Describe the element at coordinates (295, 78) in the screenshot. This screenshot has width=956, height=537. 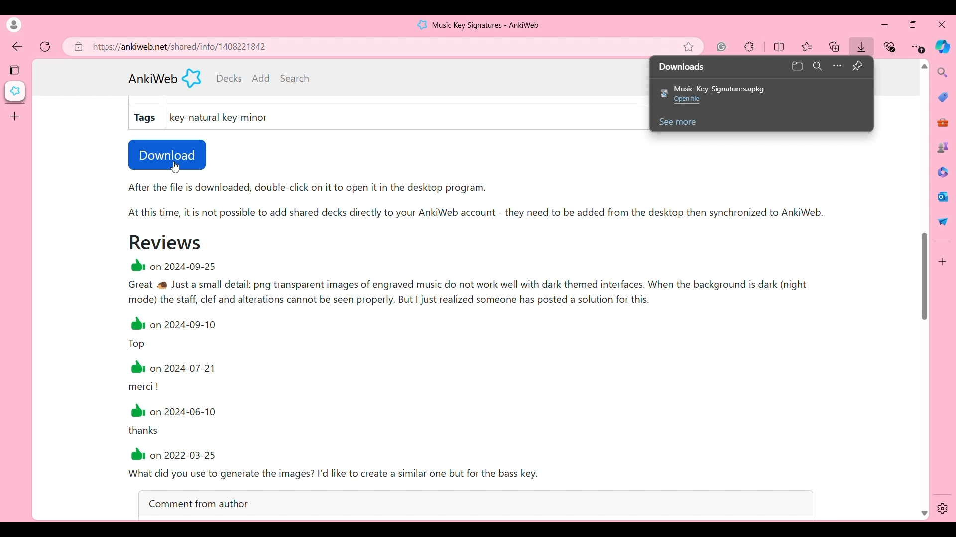
I see `Search` at that location.